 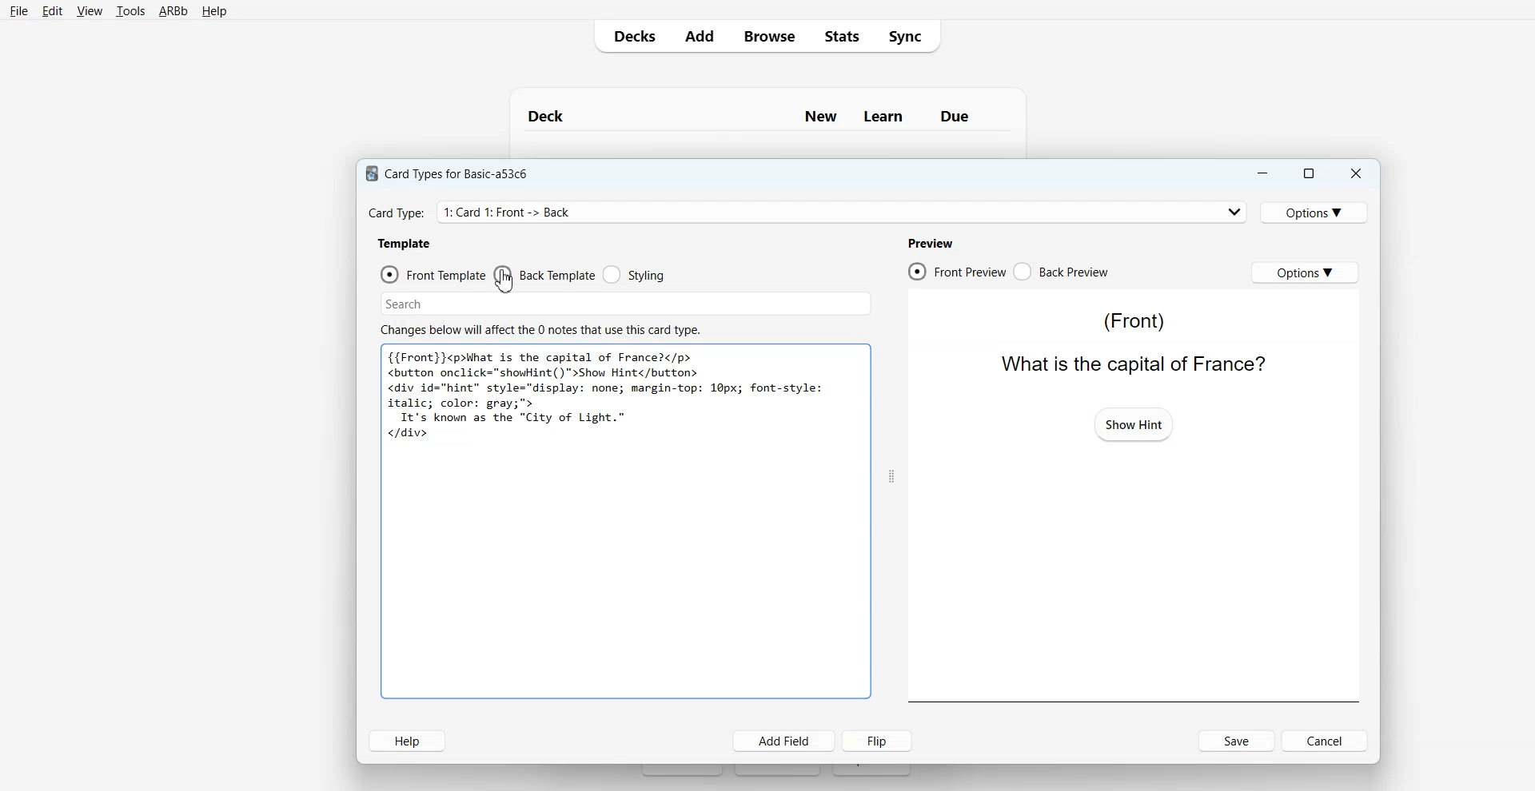 I want to click on Cursor, so click(x=504, y=280).